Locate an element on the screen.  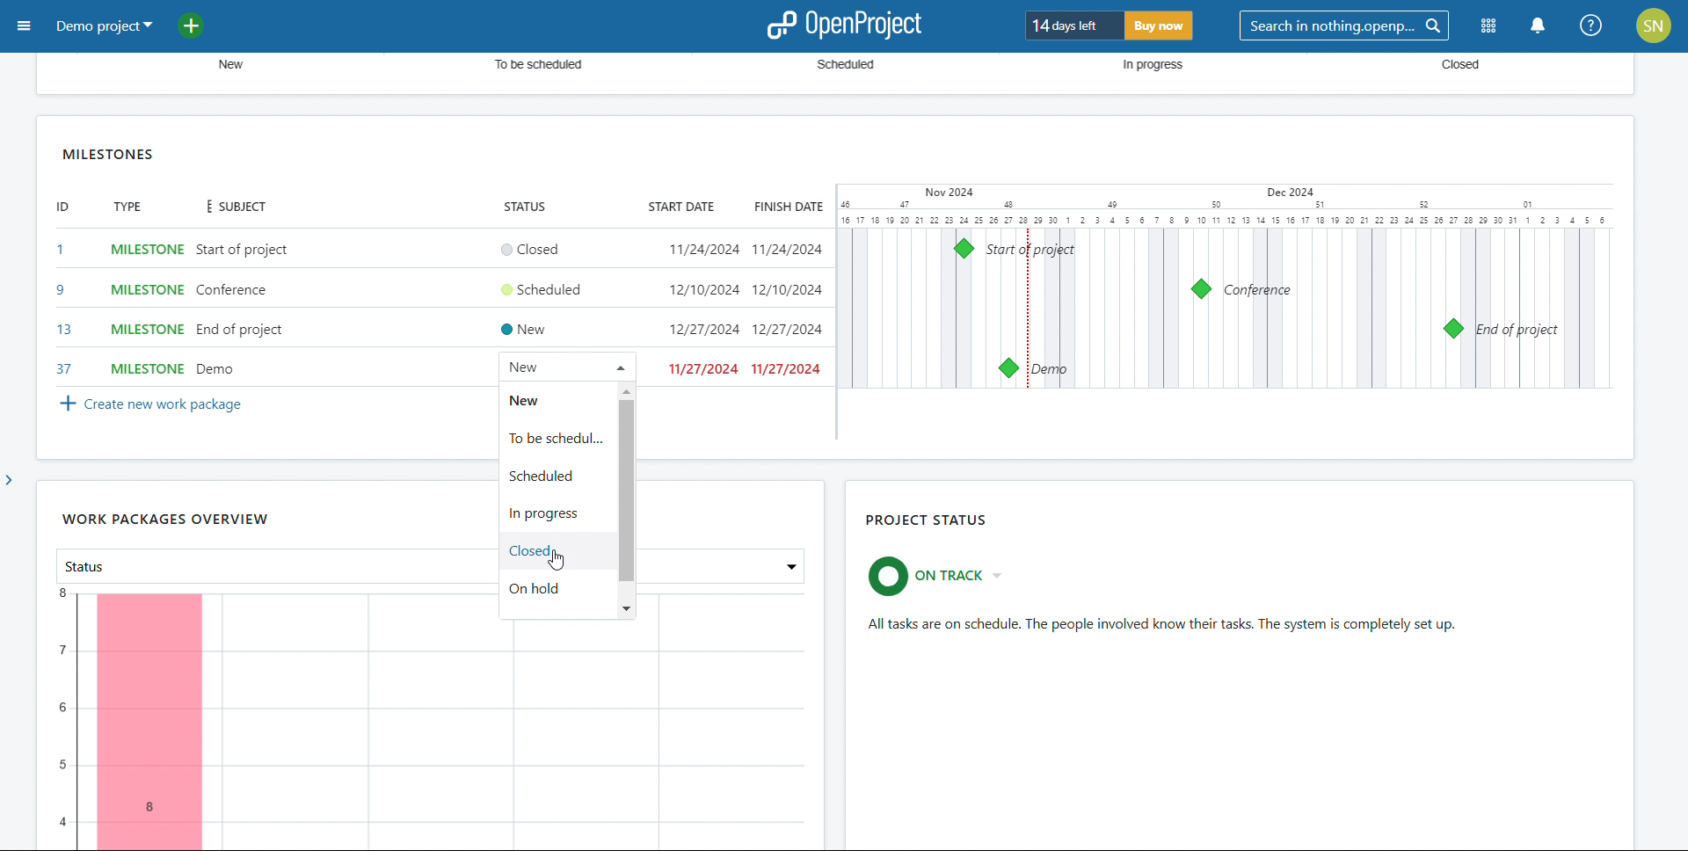
milestone 9 is located at coordinates (1202, 289).